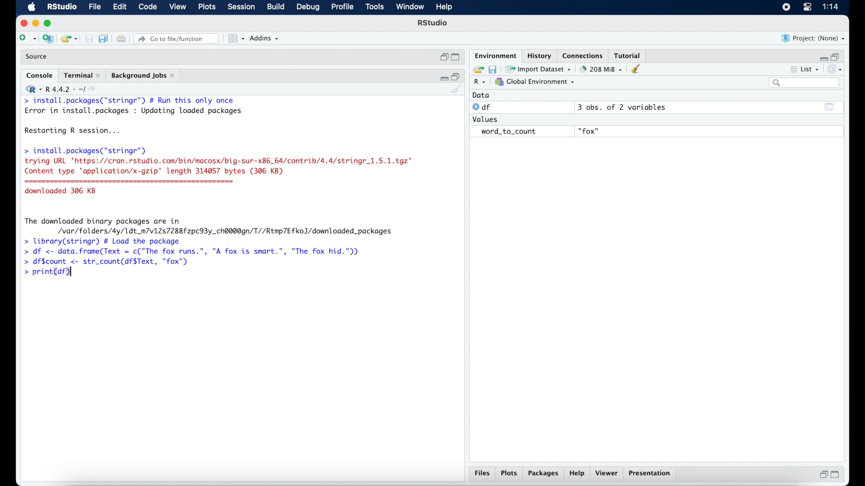  Describe the element at coordinates (275, 7) in the screenshot. I see `build` at that location.